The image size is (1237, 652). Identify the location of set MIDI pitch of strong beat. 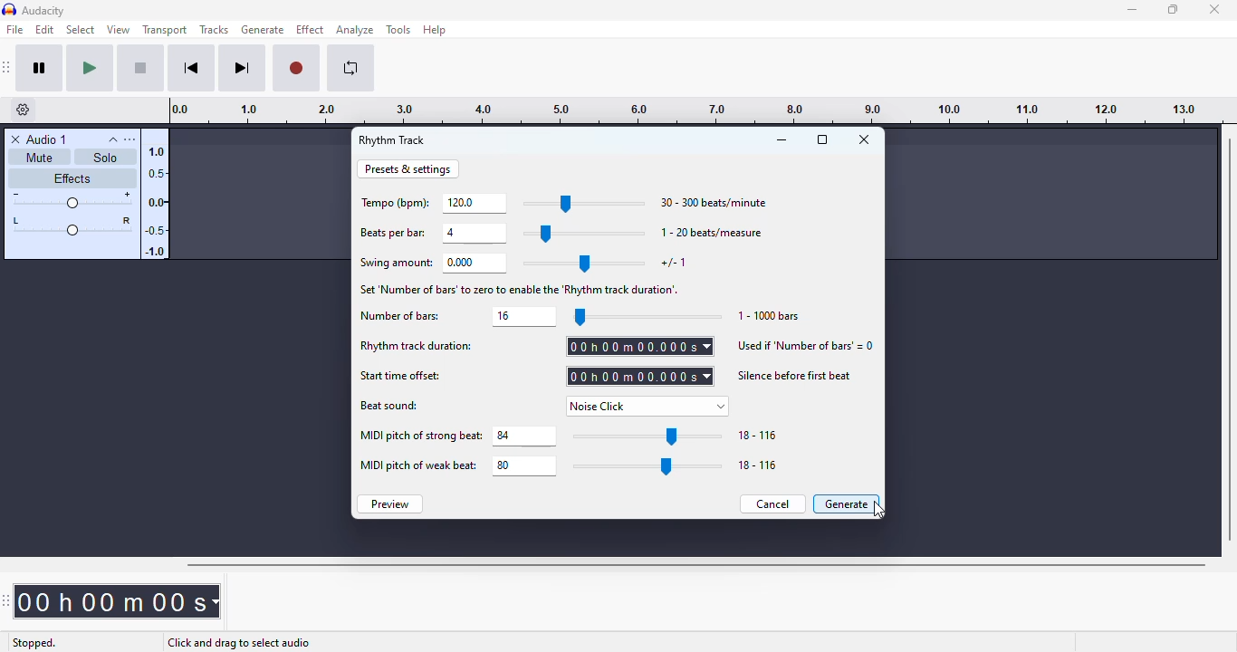
(526, 436).